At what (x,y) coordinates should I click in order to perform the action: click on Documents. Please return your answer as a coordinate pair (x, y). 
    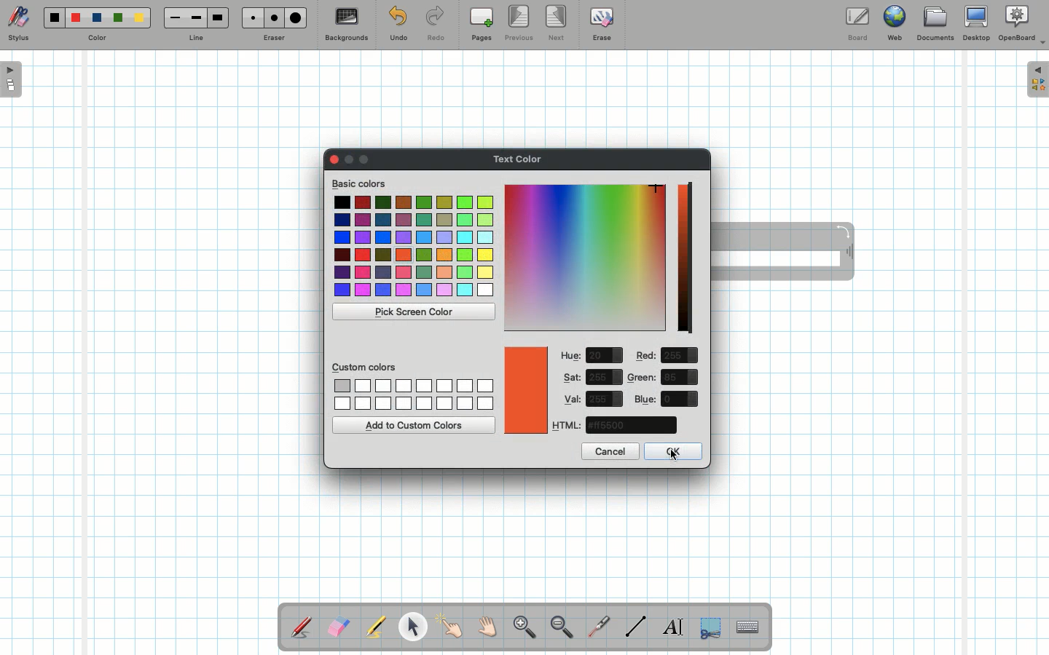
    Looking at the image, I should click on (935, 25).